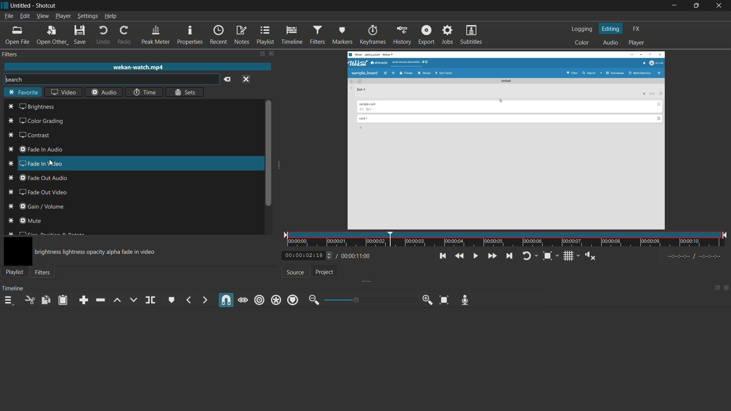 Image resolution: width=731 pixels, height=411 pixels. Describe the element at coordinates (293, 299) in the screenshot. I see `ripple markers` at that location.